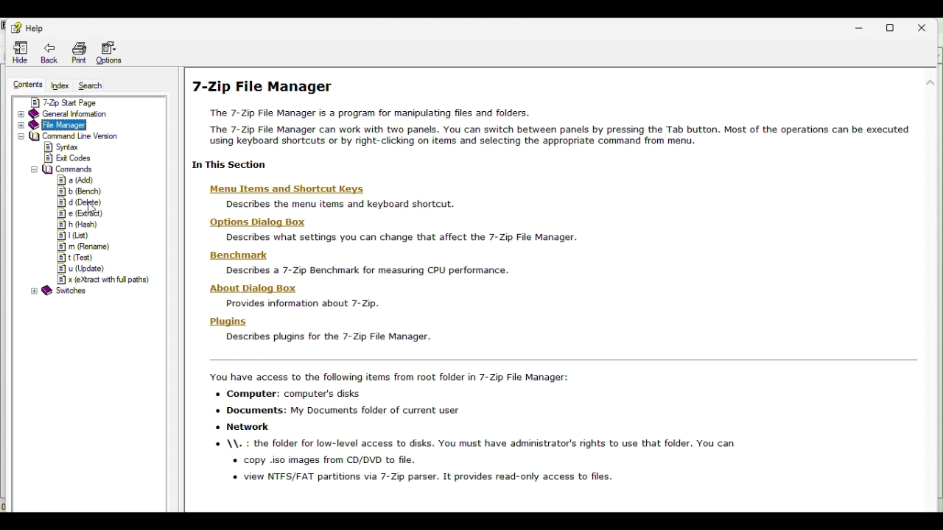 The image size is (943, 530). What do you see at coordinates (226, 165) in the screenshot?
I see `| In This Section` at bounding box center [226, 165].